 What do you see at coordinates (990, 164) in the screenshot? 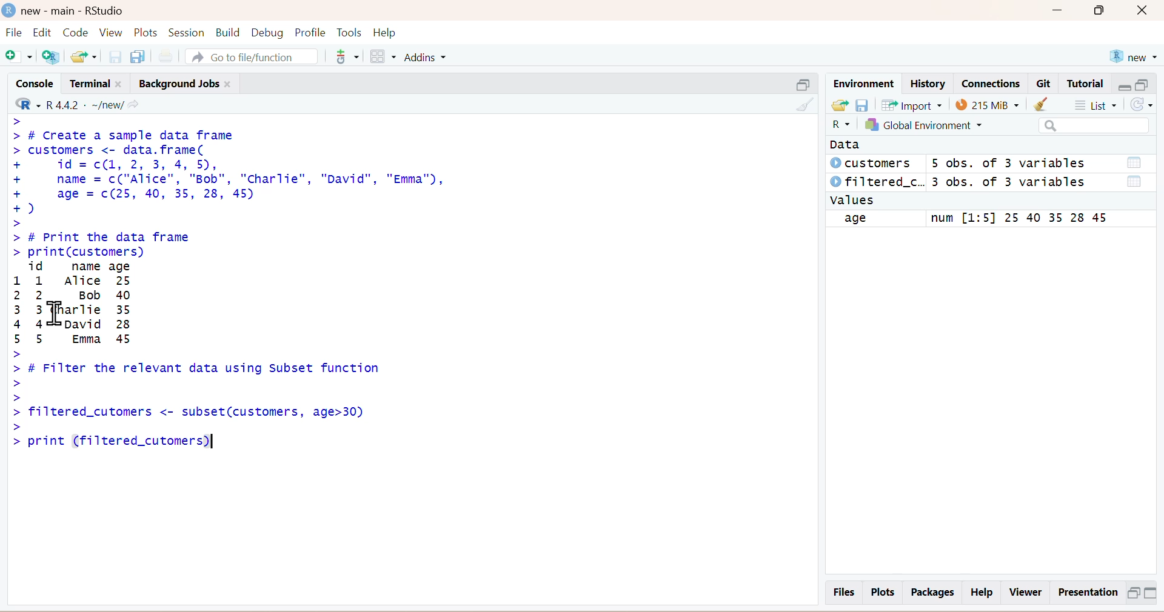
I see `© customers 5 obs. of 3 variables` at bounding box center [990, 164].